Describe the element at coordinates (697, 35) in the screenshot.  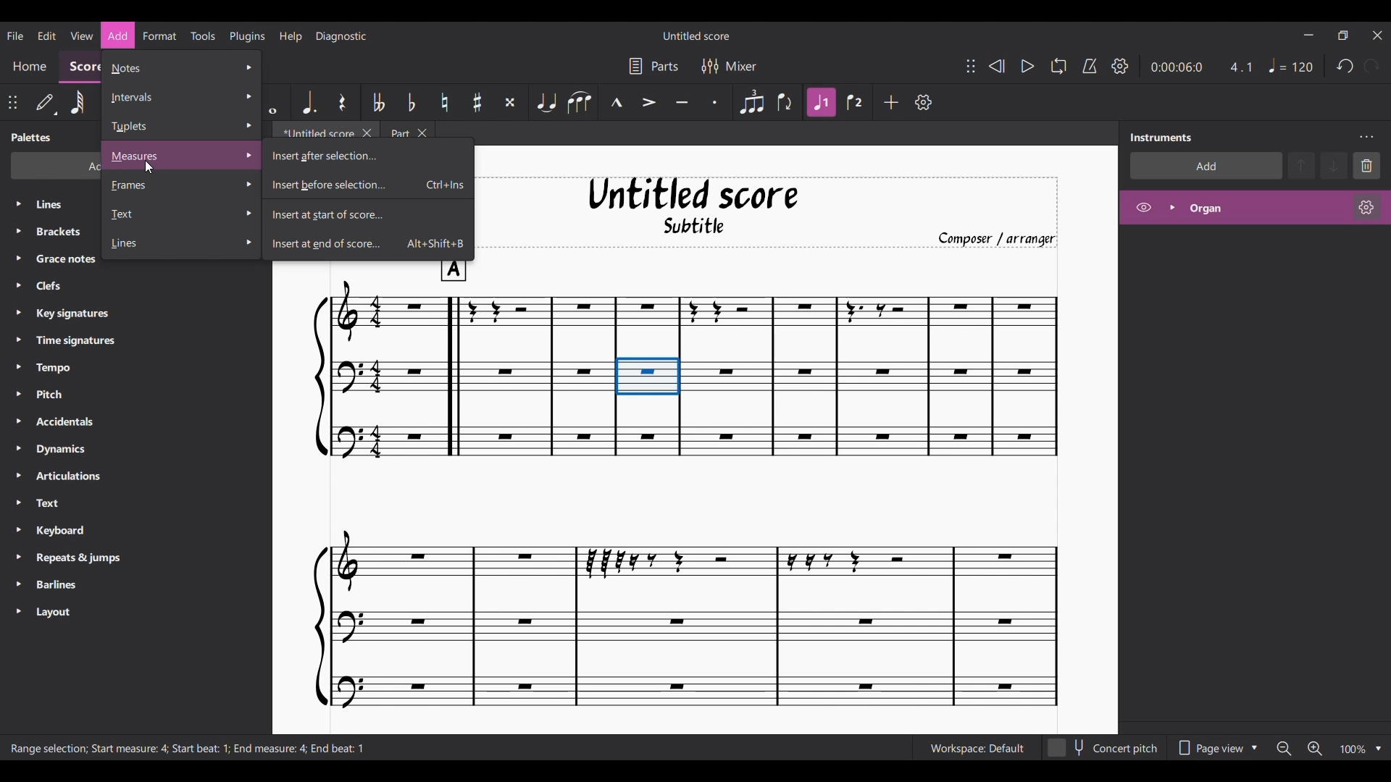
I see `Name of current score` at that location.